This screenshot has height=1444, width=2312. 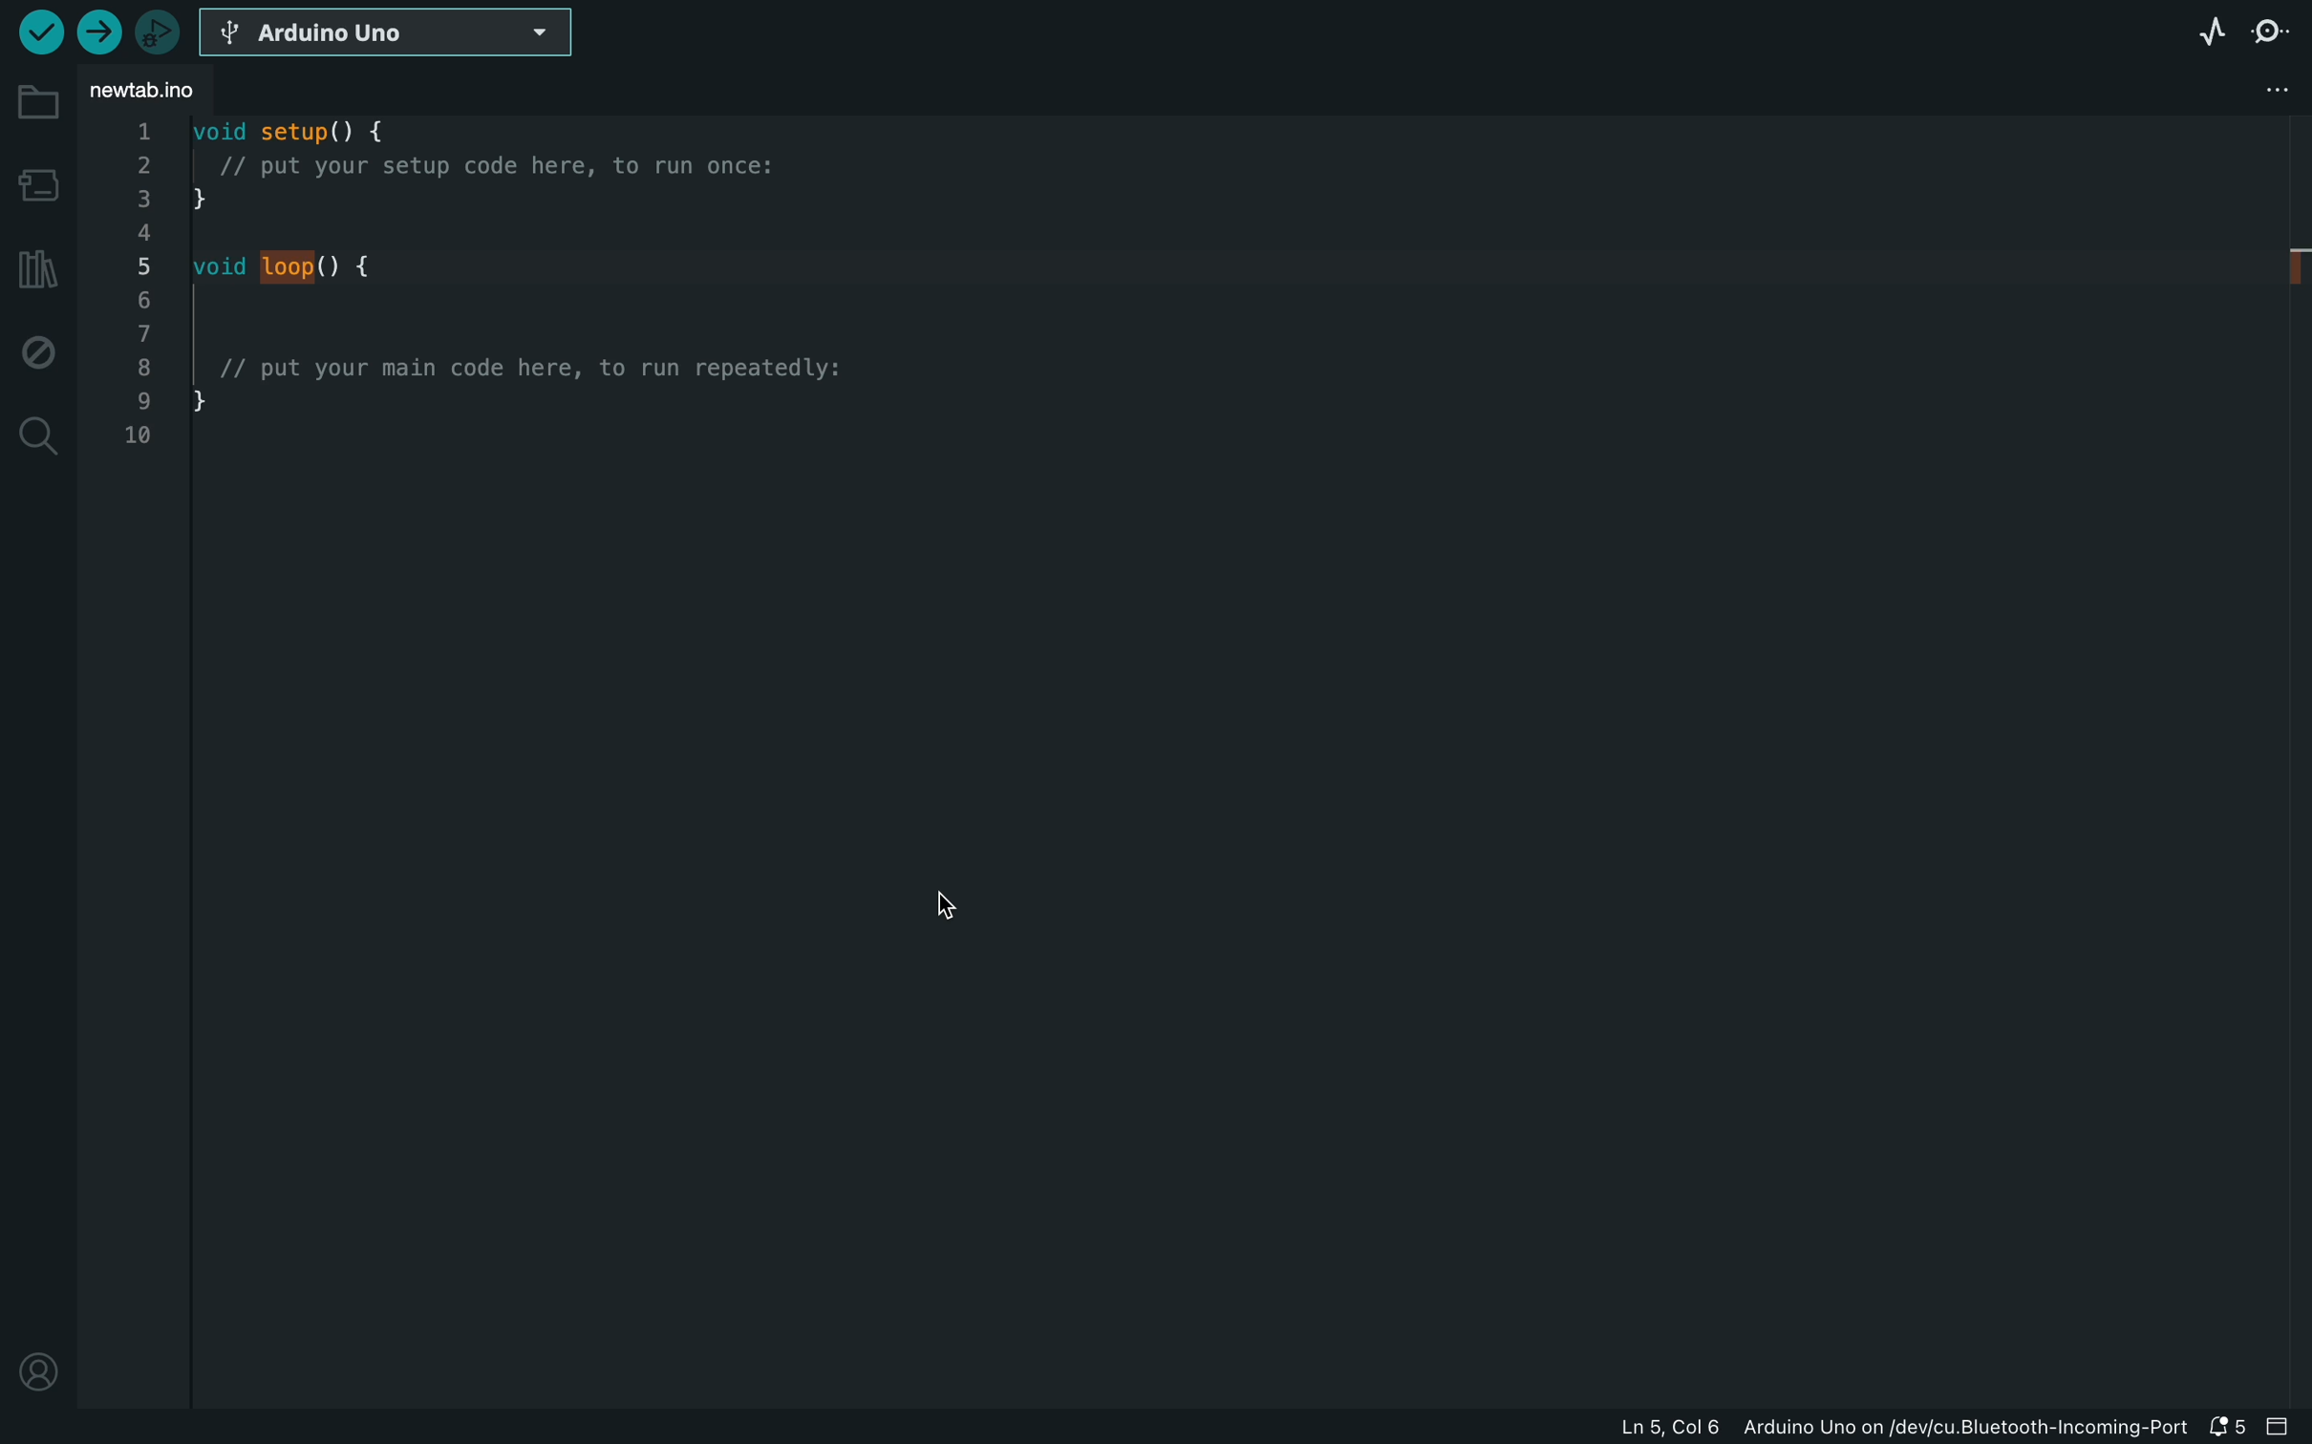 What do you see at coordinates (33, 100) in the screenshot?
I see `folder` at bounding box center [33, 100].